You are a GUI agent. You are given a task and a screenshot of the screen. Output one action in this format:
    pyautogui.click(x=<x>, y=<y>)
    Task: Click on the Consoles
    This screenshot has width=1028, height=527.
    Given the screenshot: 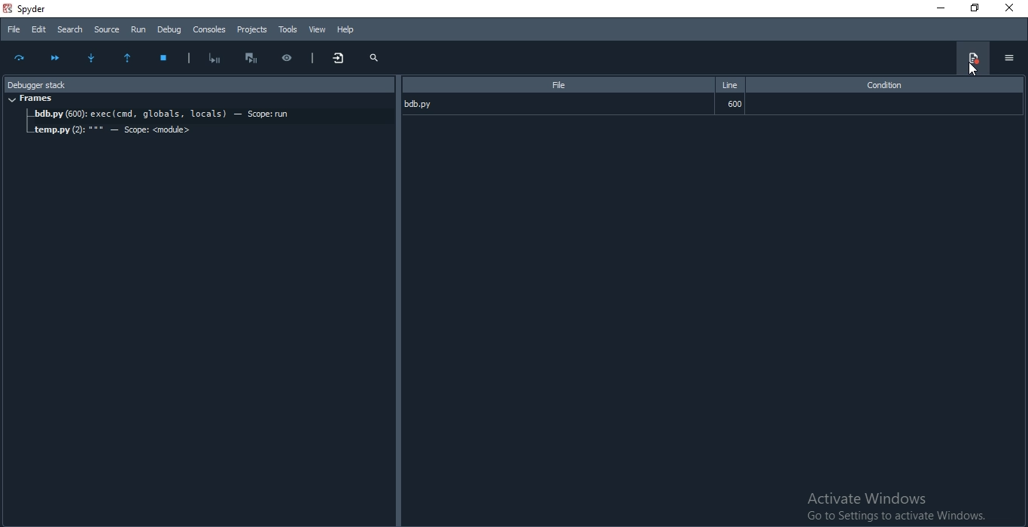 What is the action you would take?
    pyautogui.click(x=210, y=29)
    